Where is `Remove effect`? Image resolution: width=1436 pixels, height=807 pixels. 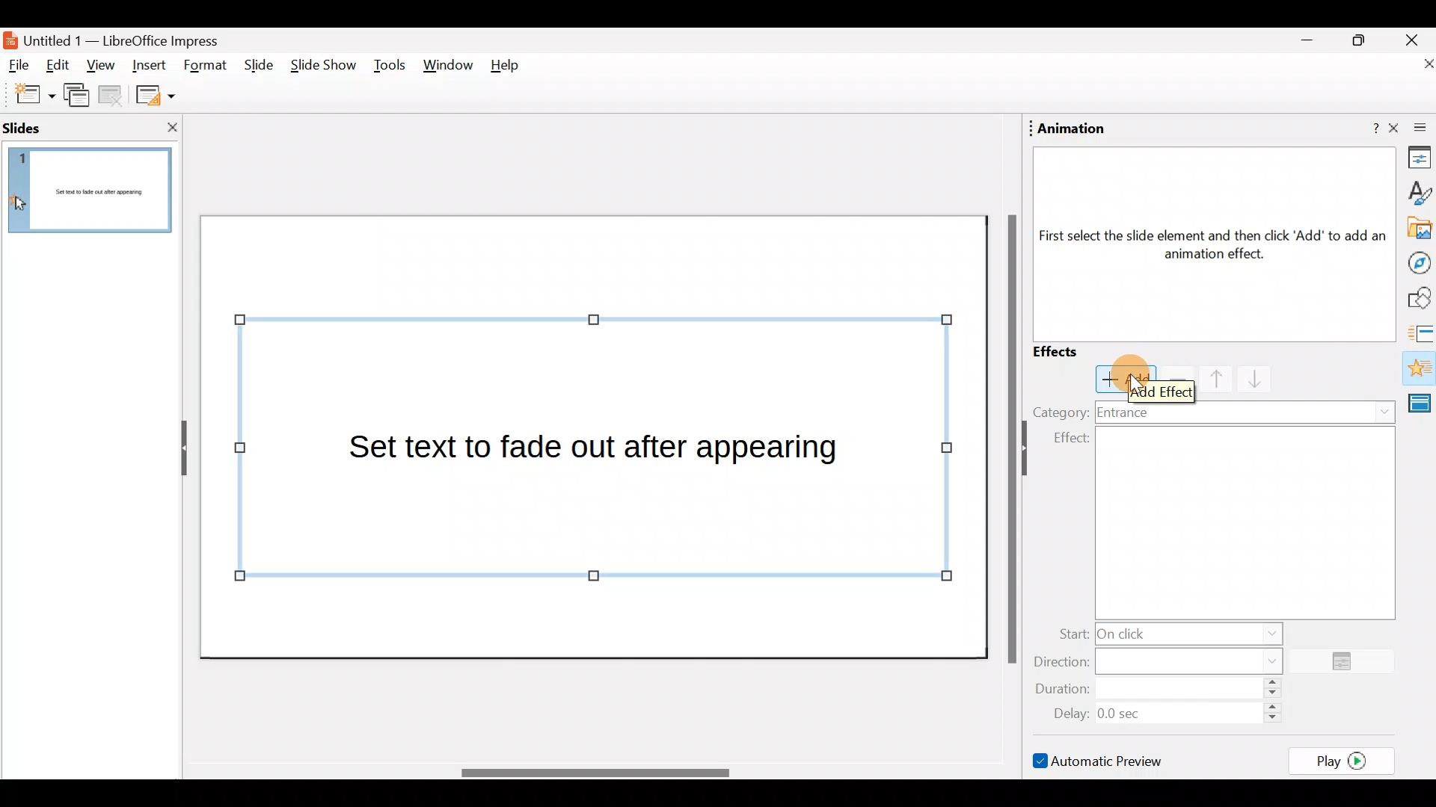
Remove effect is located at coordinates (1174, 378).